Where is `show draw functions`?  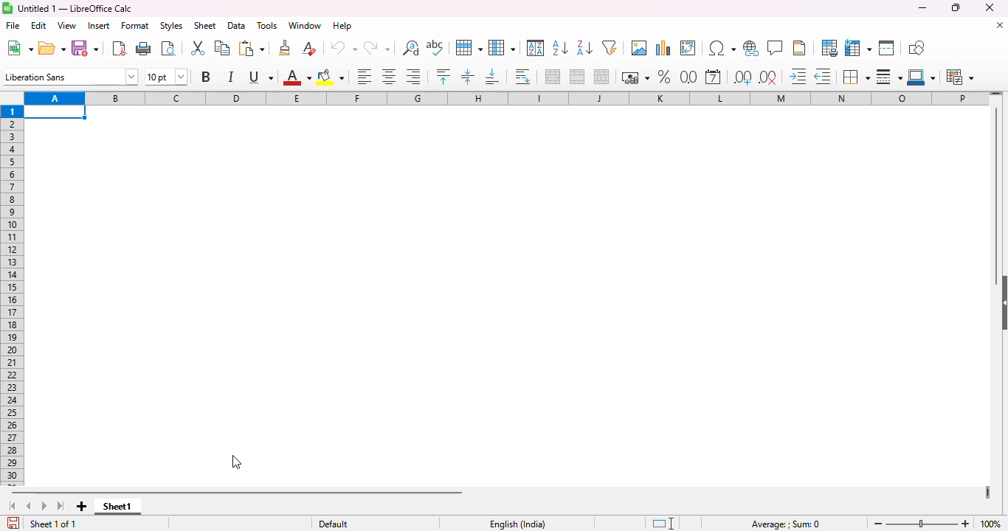
show draw functions is located at coordinates (916, 48).